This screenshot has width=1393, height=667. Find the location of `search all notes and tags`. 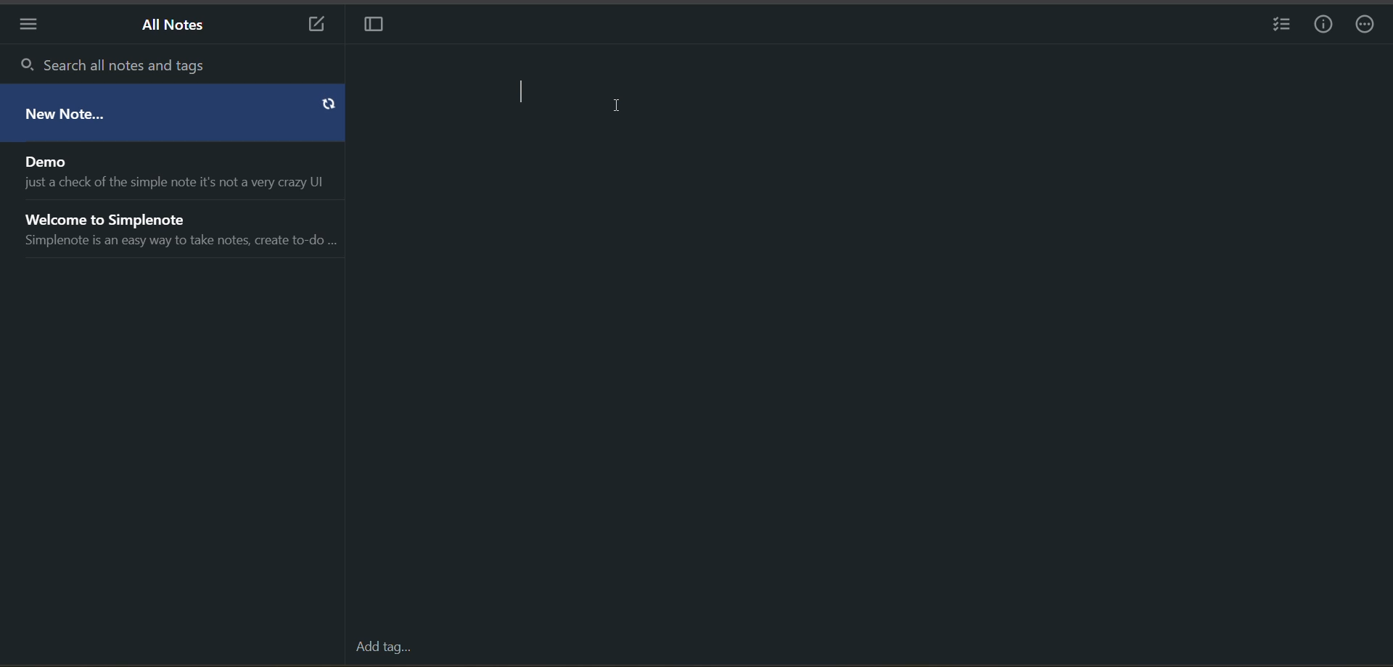

search all notes and tags is located at coordinates (178, 66).